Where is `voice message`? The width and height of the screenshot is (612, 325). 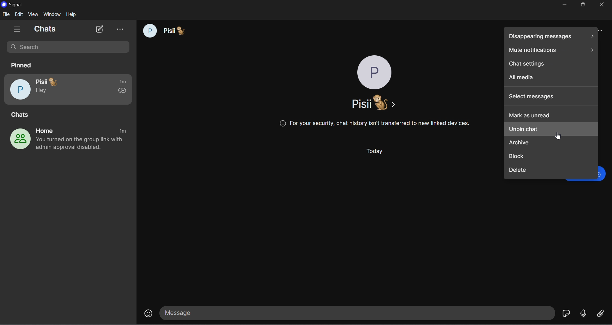 voice message is located at coordinates (585, 312).